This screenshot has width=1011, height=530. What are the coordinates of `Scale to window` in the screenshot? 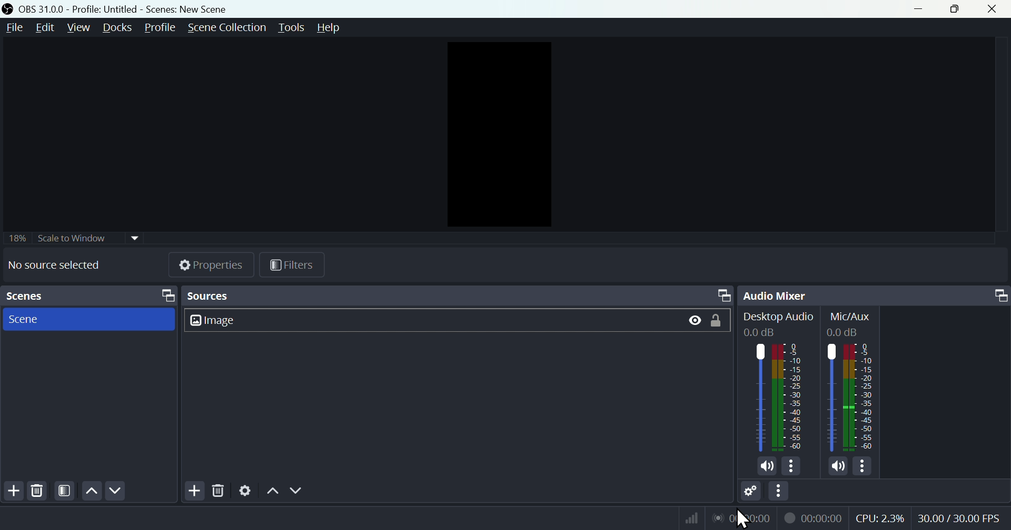 It's located at (73, 238).